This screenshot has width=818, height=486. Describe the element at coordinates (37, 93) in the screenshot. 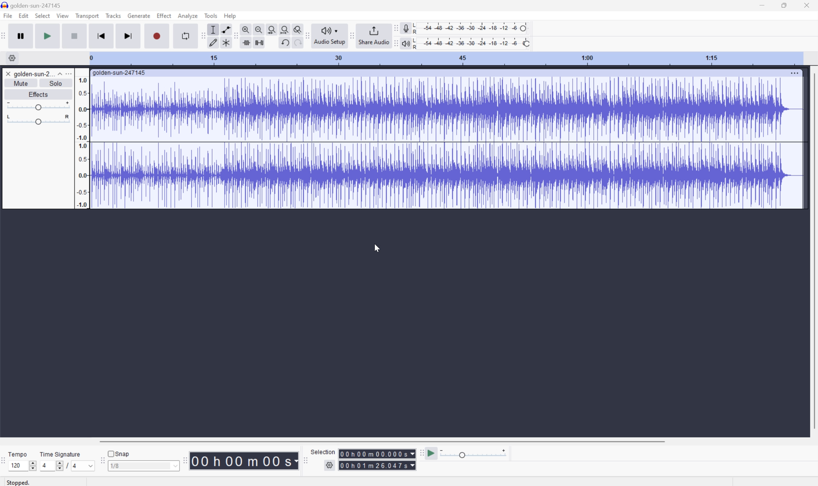

I see `Effects` at that location.